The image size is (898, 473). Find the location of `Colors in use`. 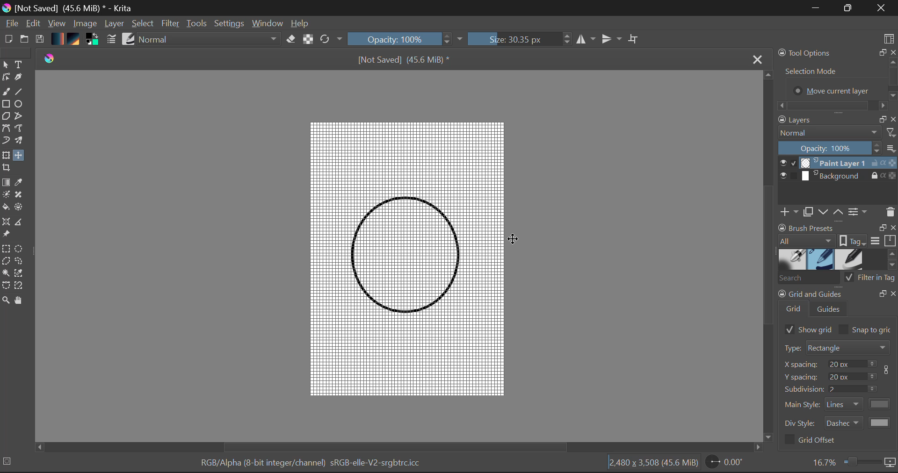

Colors in use is located at coordinates (94, 41).